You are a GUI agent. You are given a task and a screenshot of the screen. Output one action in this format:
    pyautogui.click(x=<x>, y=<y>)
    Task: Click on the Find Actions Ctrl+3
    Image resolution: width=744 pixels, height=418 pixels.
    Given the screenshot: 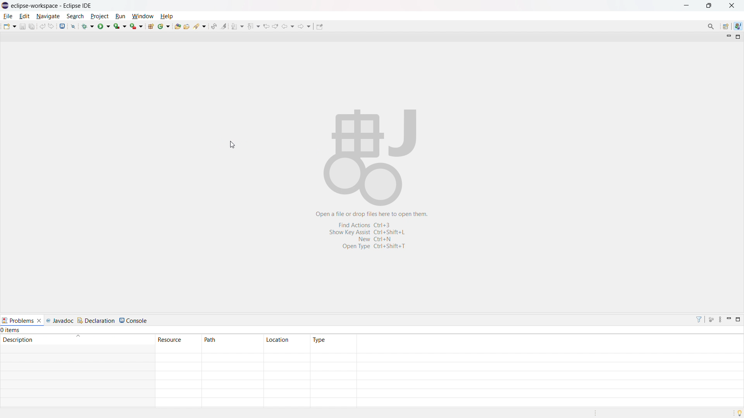 What is the action you would take?
    pyautogui.click(x=372, y=224)
    